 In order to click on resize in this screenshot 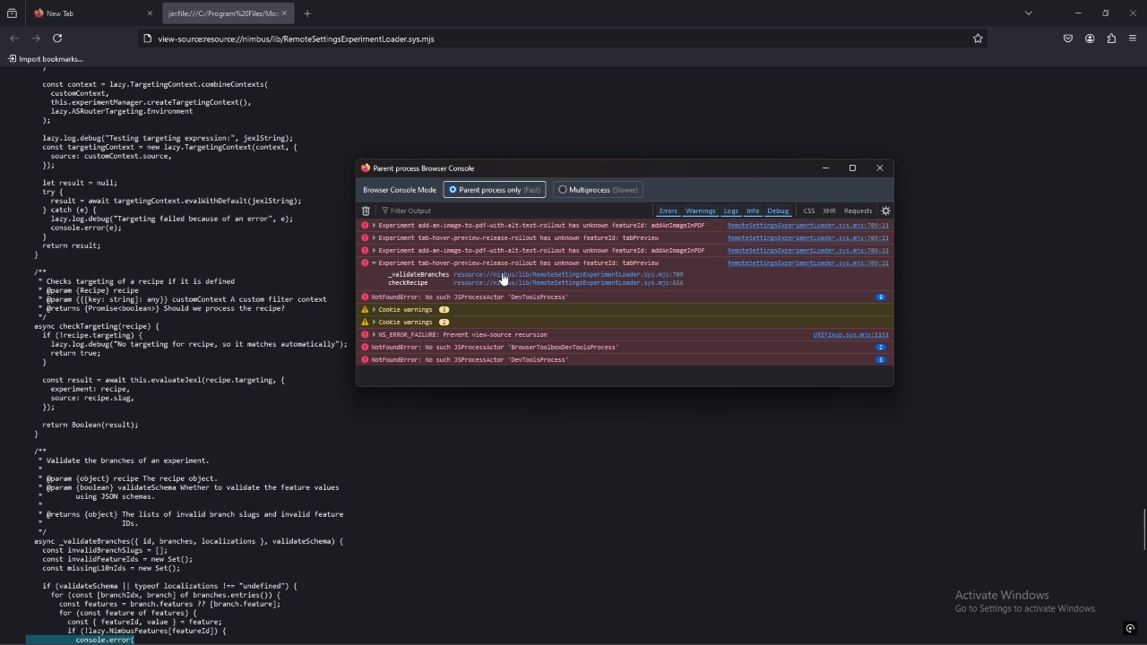, I will do `click(1106, 13)`.